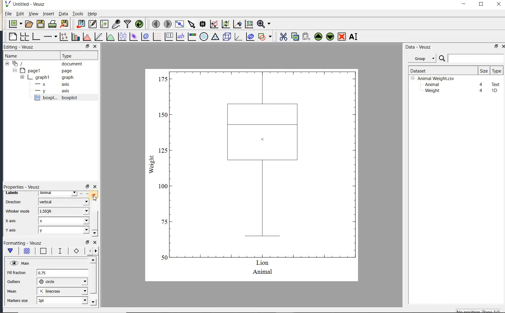  What do you see at coordinates (65, 23) in the screenshot?
I see `export to graphics format` at bounding box center [65, 23].